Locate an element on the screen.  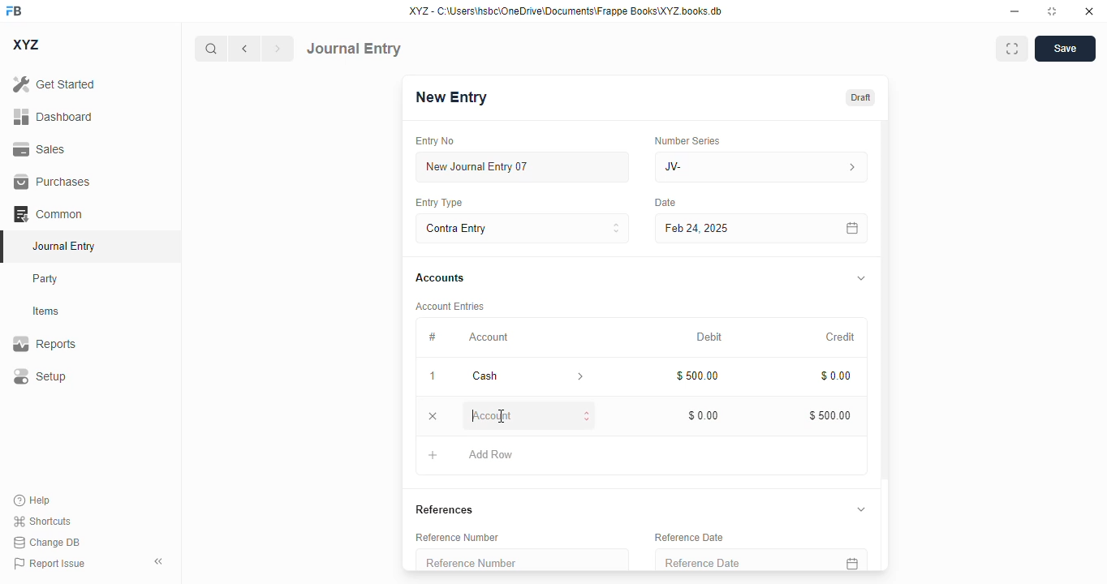
reference number is located at coordinates (523, 560).